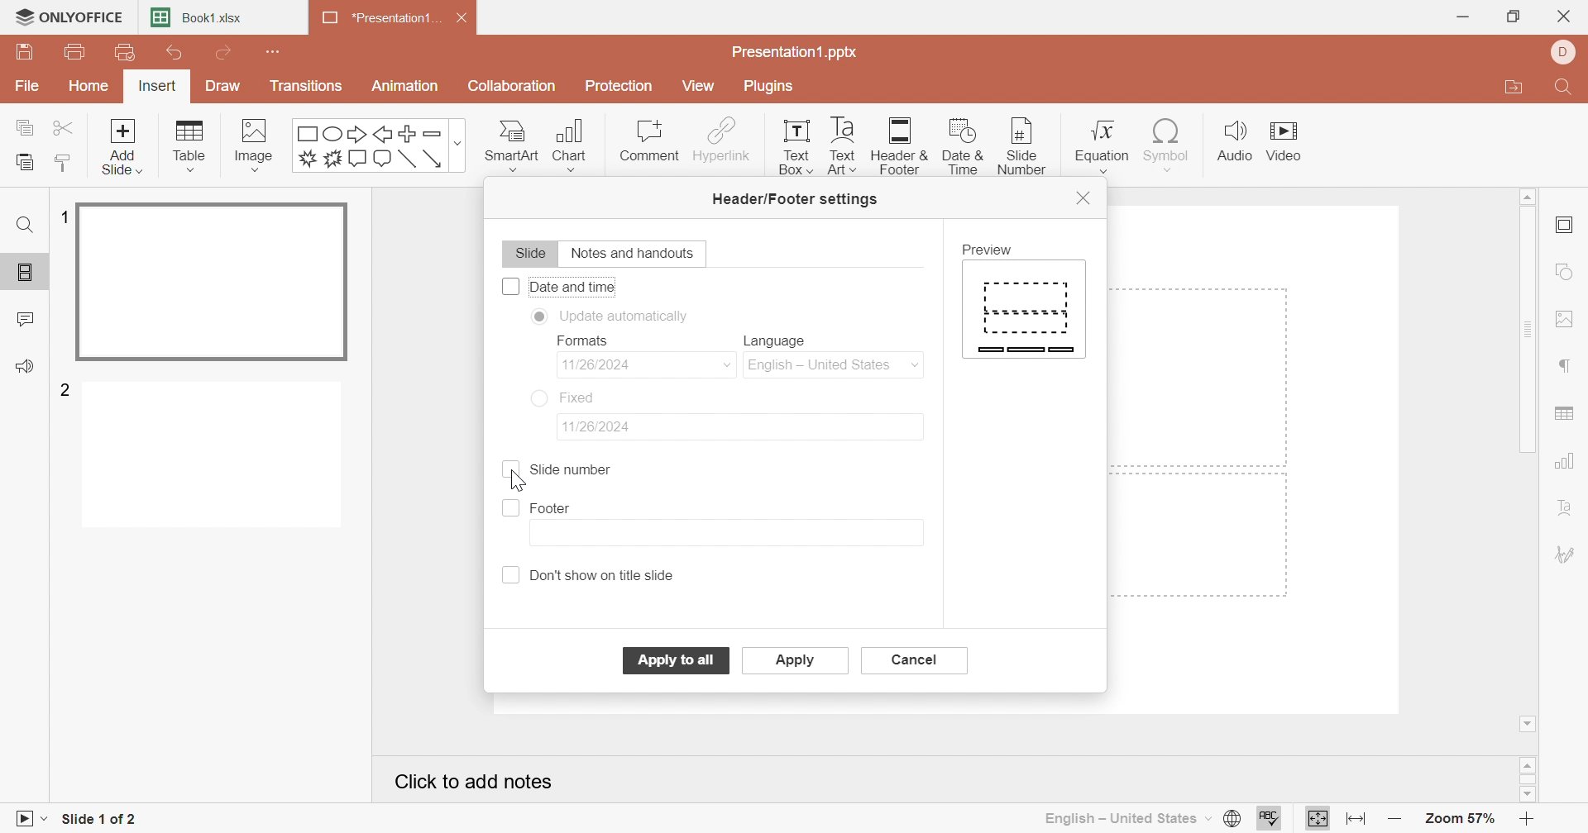 The image size is (1588, 833). What do you see at coordinates (509, 286) in the screenshot?
I see `Checkbox` at bounding box center [509, 286].